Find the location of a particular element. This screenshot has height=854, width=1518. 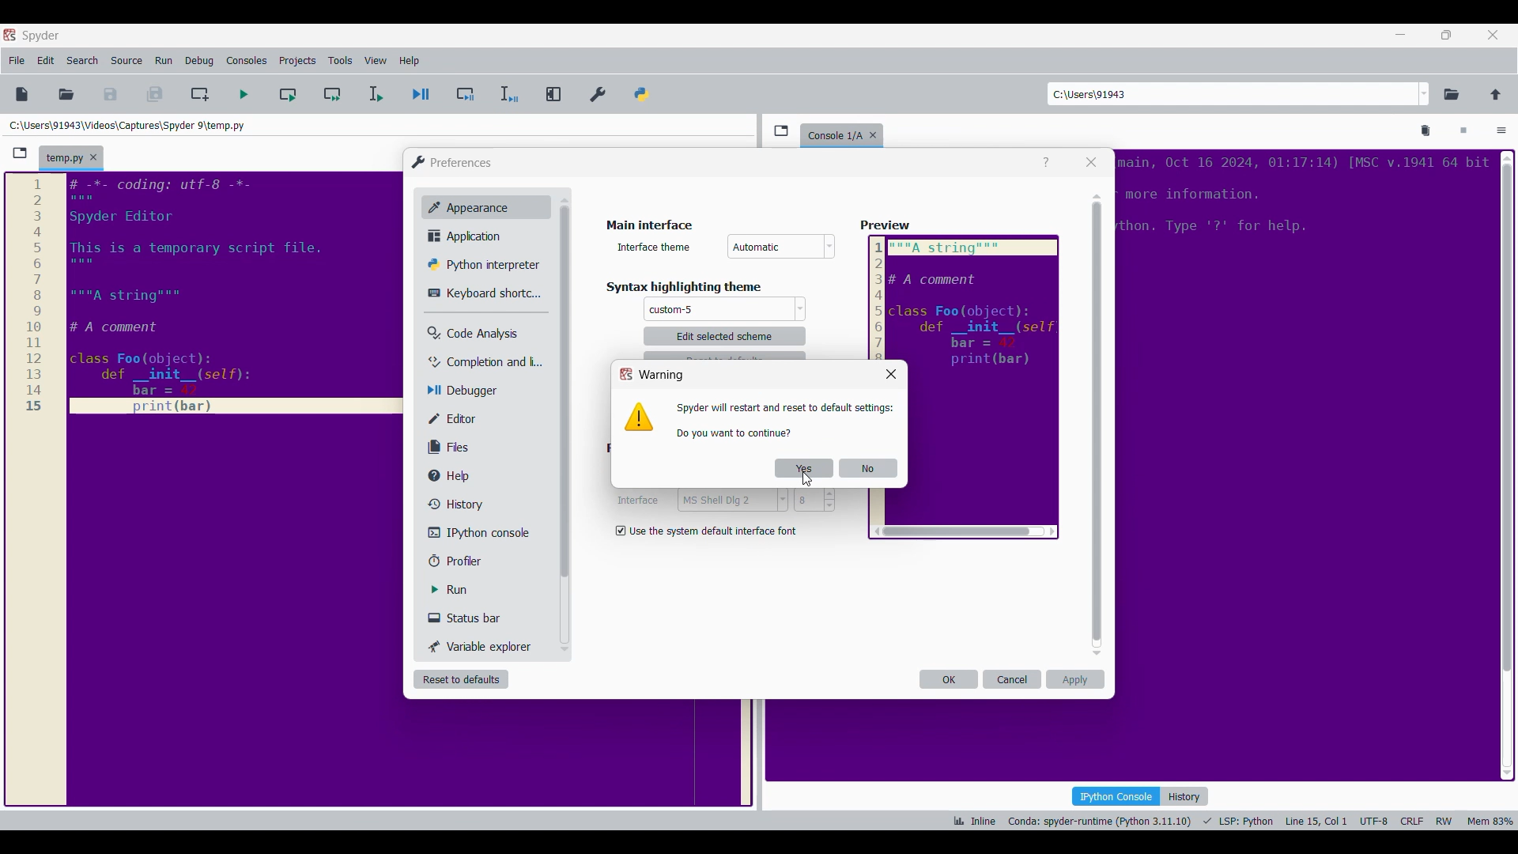

Status bar is located at coordinates (485, 618).